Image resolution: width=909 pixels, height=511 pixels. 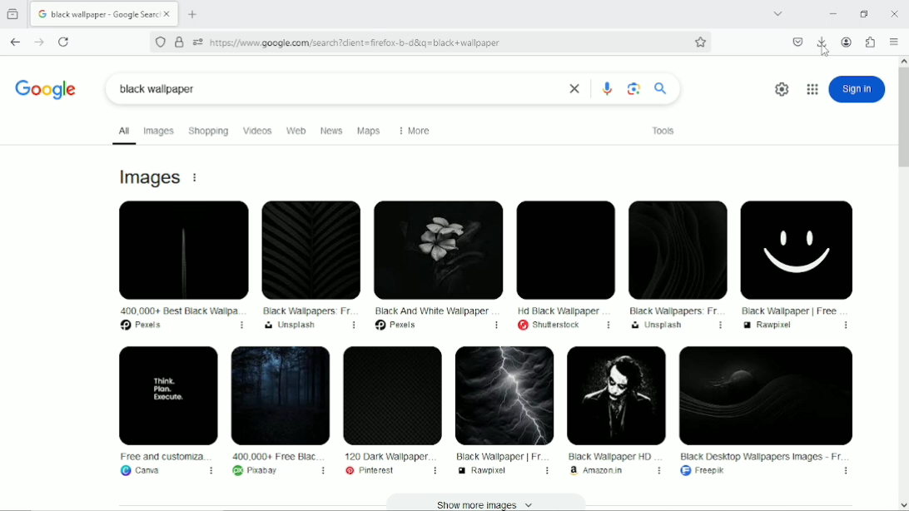 I want to click on Black And White Wallpaper, so click(x=435, y=265).